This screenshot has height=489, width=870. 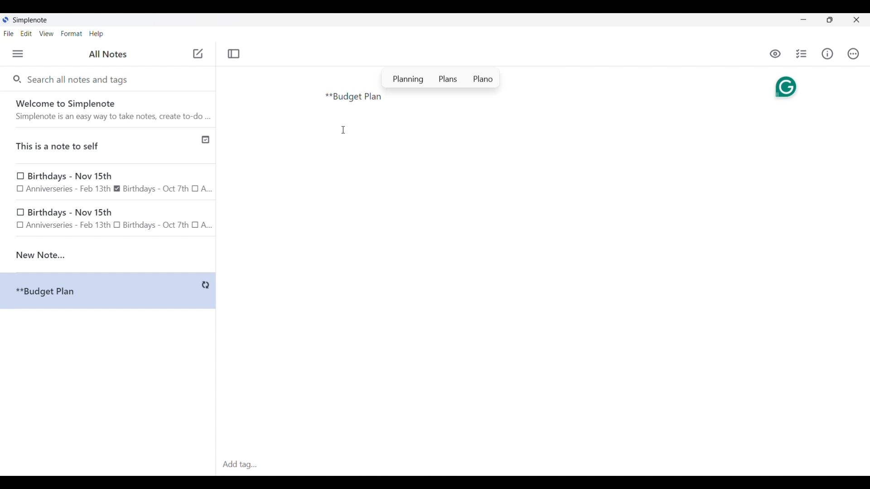 What do you see at coordinates (803, 19) in the screenshot?
I see `Minimize` at bounding box center [803, 19].